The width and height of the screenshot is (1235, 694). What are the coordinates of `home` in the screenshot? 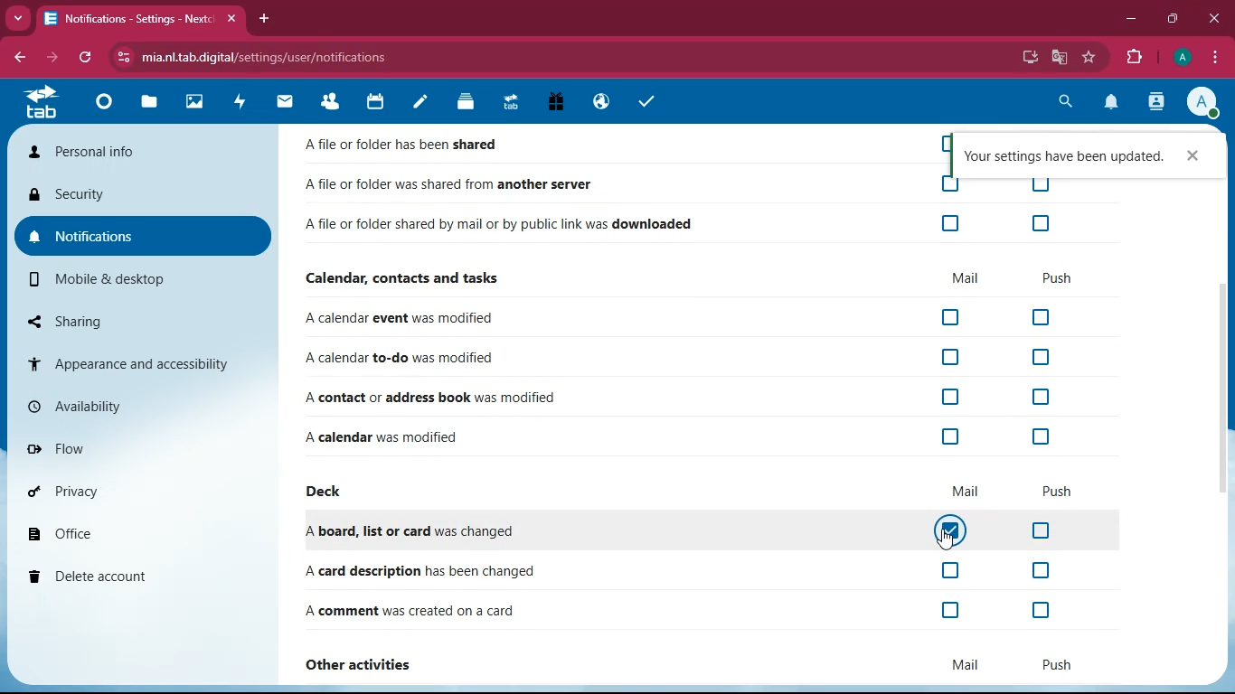 It's located at (40, 101).